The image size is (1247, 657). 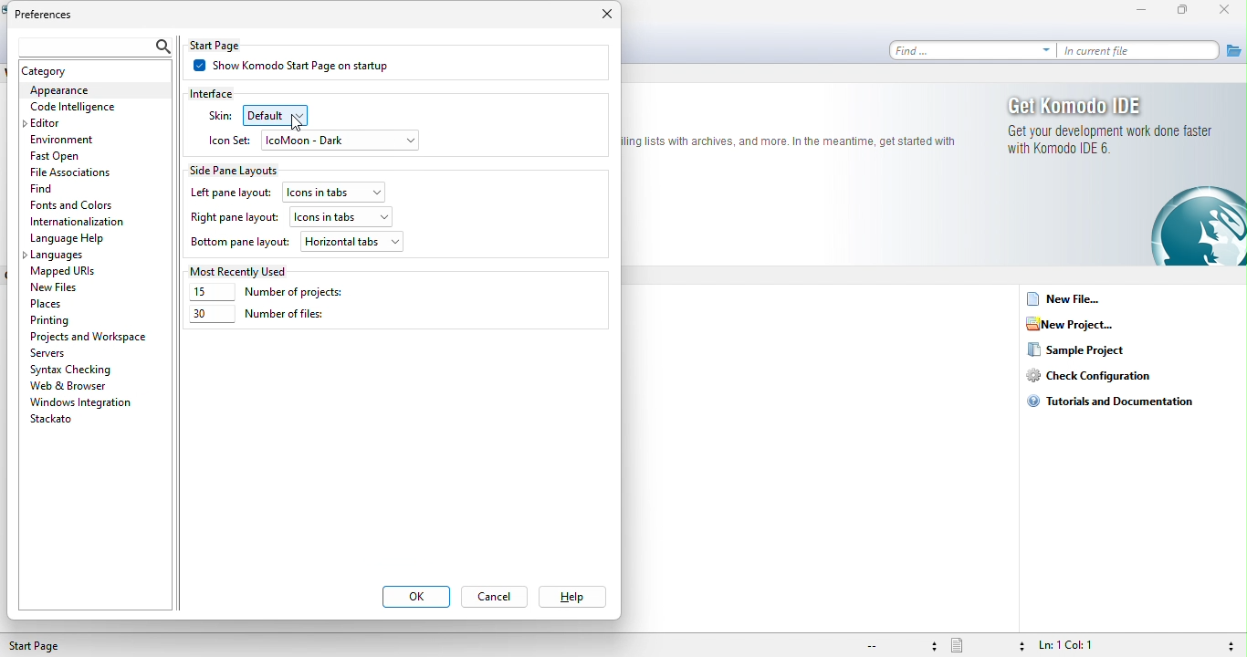 I want to click on default, so click(x=288, y=115).